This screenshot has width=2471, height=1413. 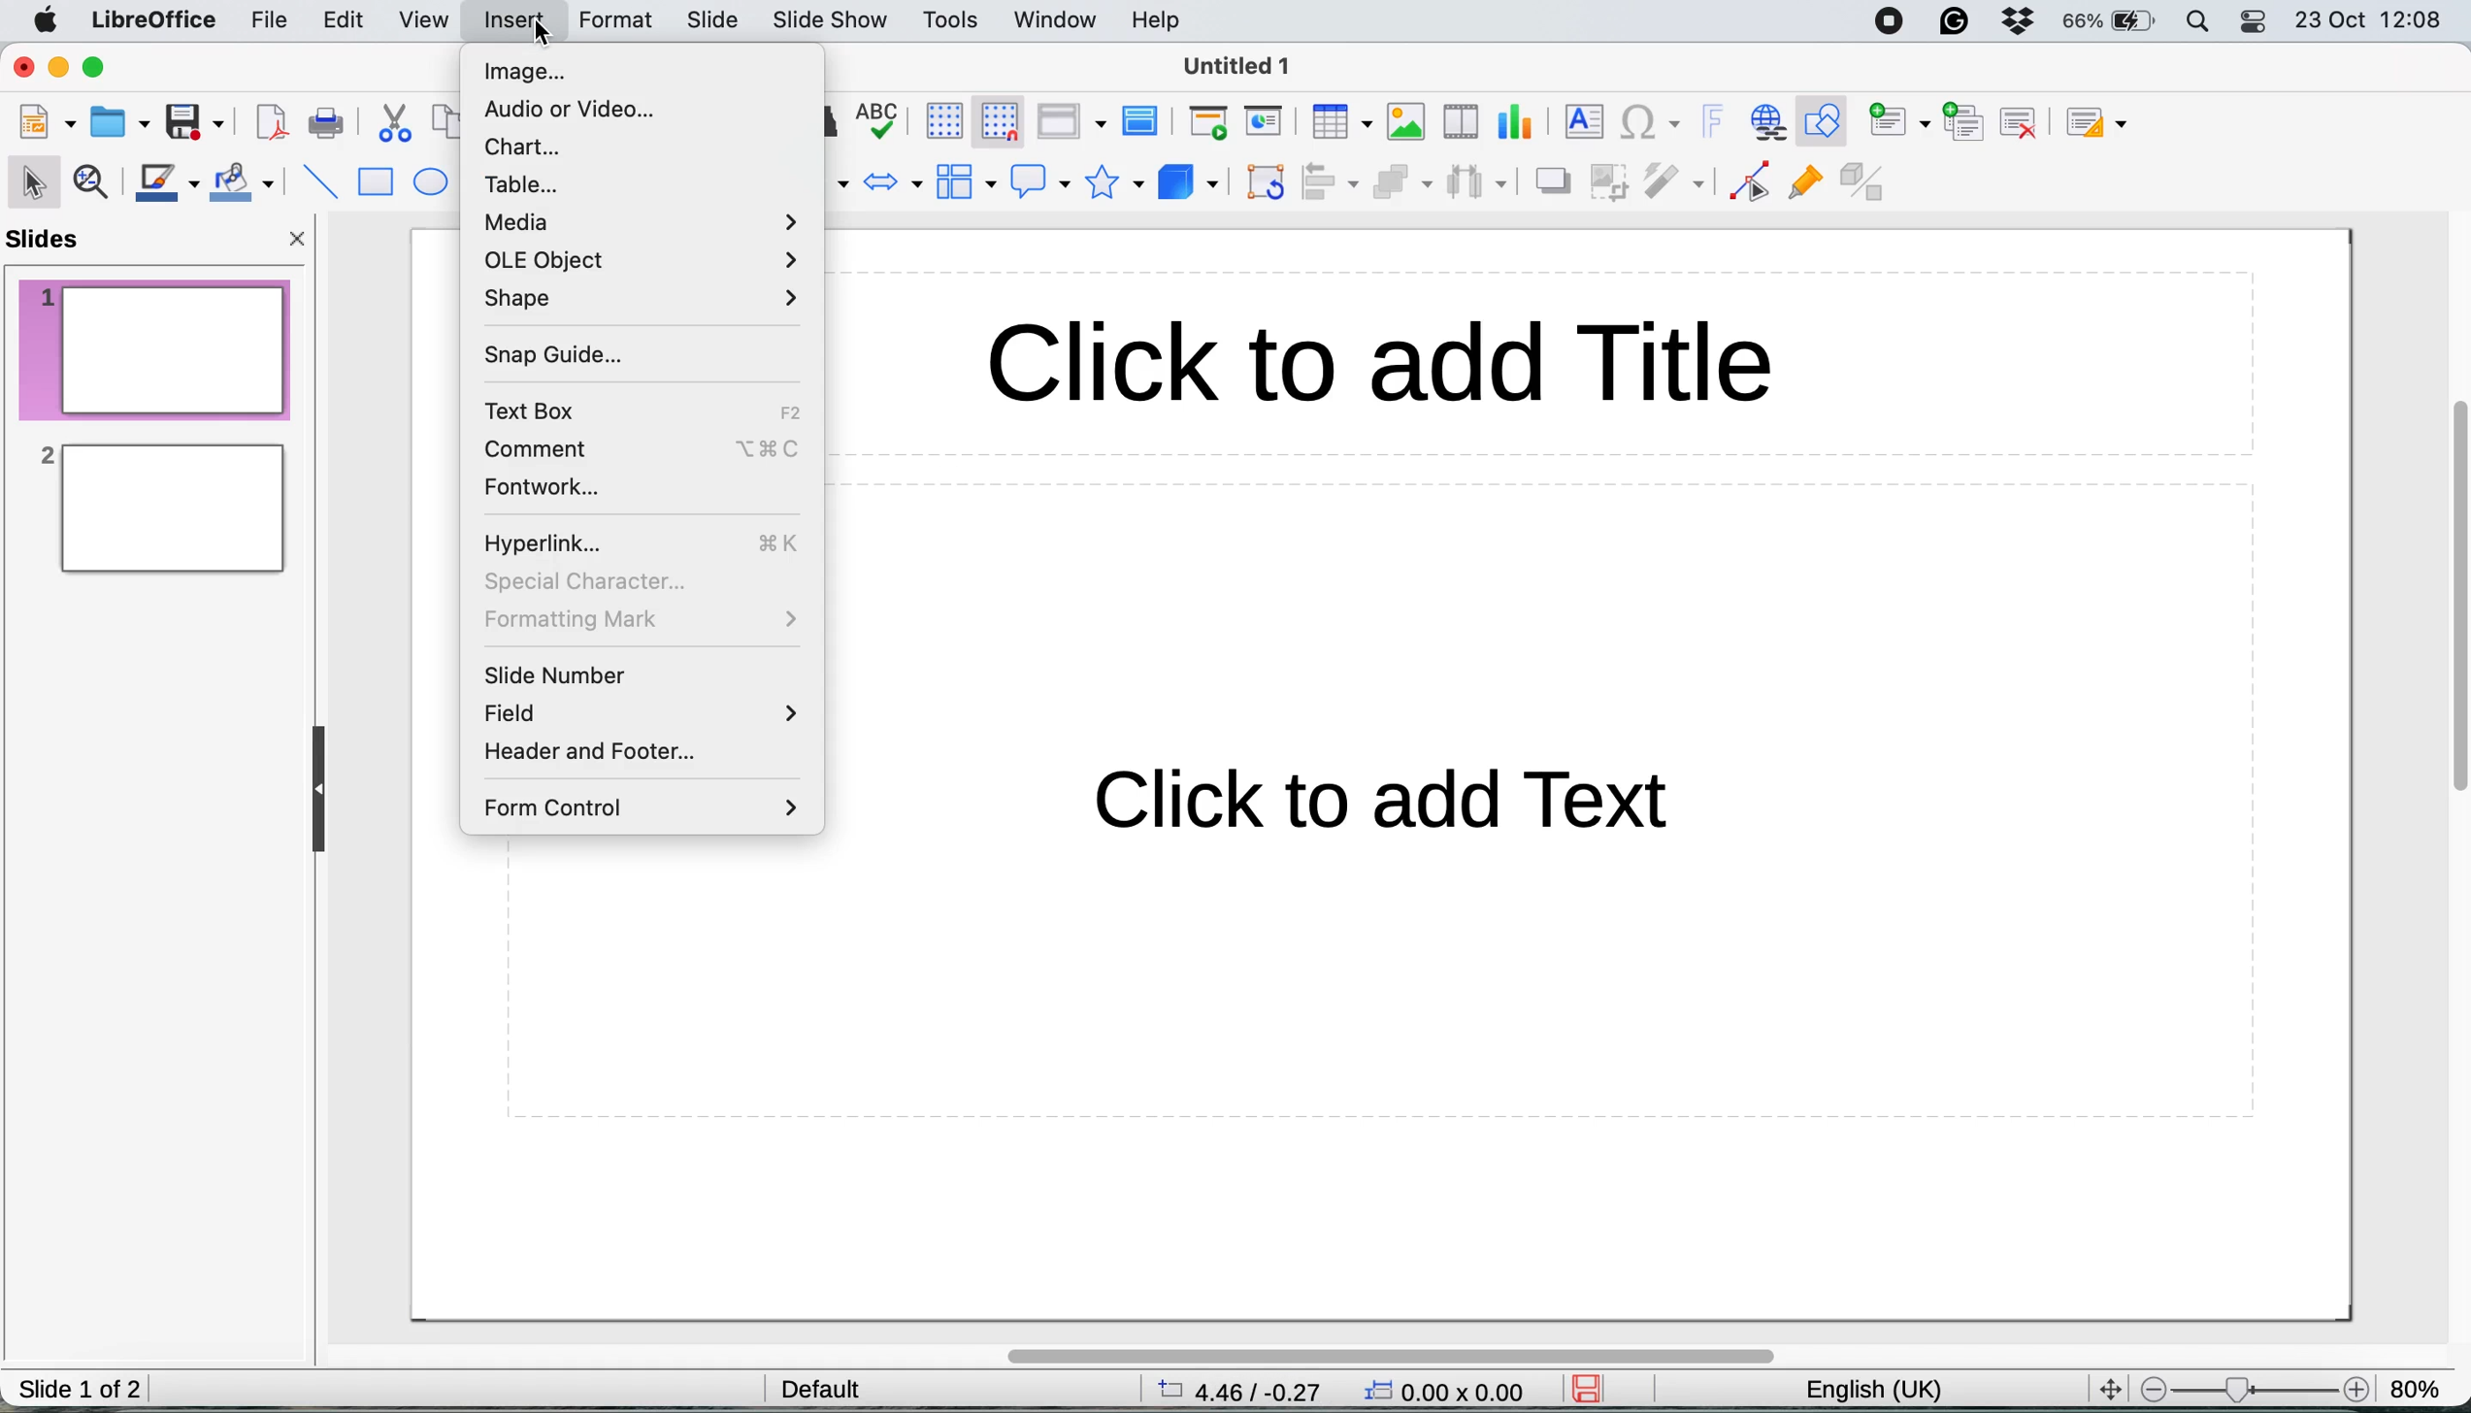 What do you see at coordinates (49, 123) in the screenshot?
I see `new` at bounding box center [49, 123].